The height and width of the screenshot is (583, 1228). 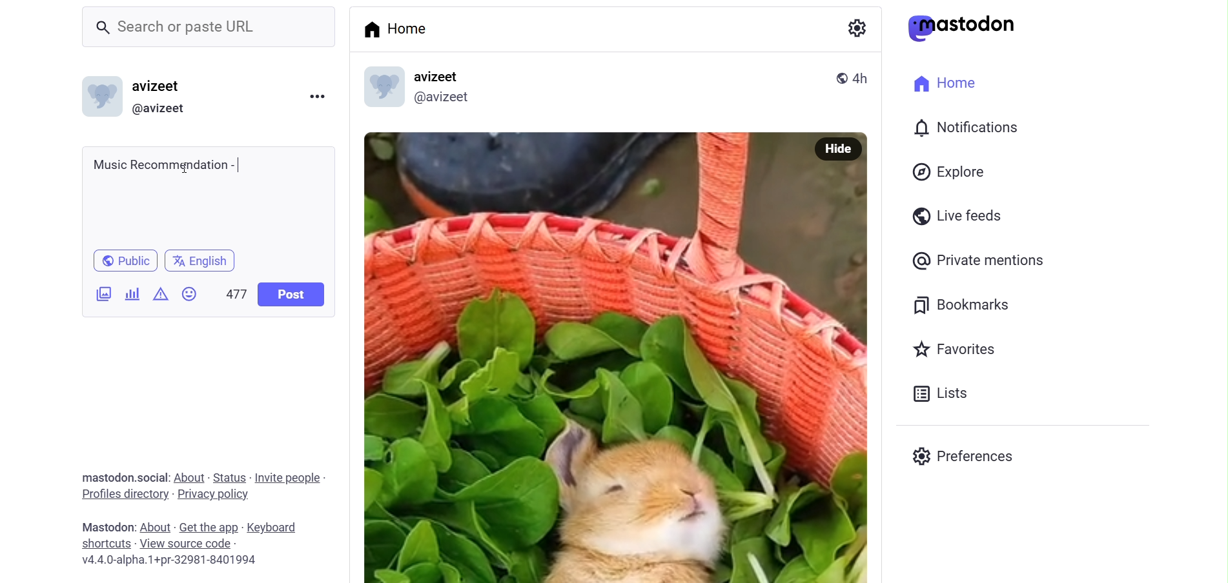 I want to click on Setting, so click(x=857, y=28).